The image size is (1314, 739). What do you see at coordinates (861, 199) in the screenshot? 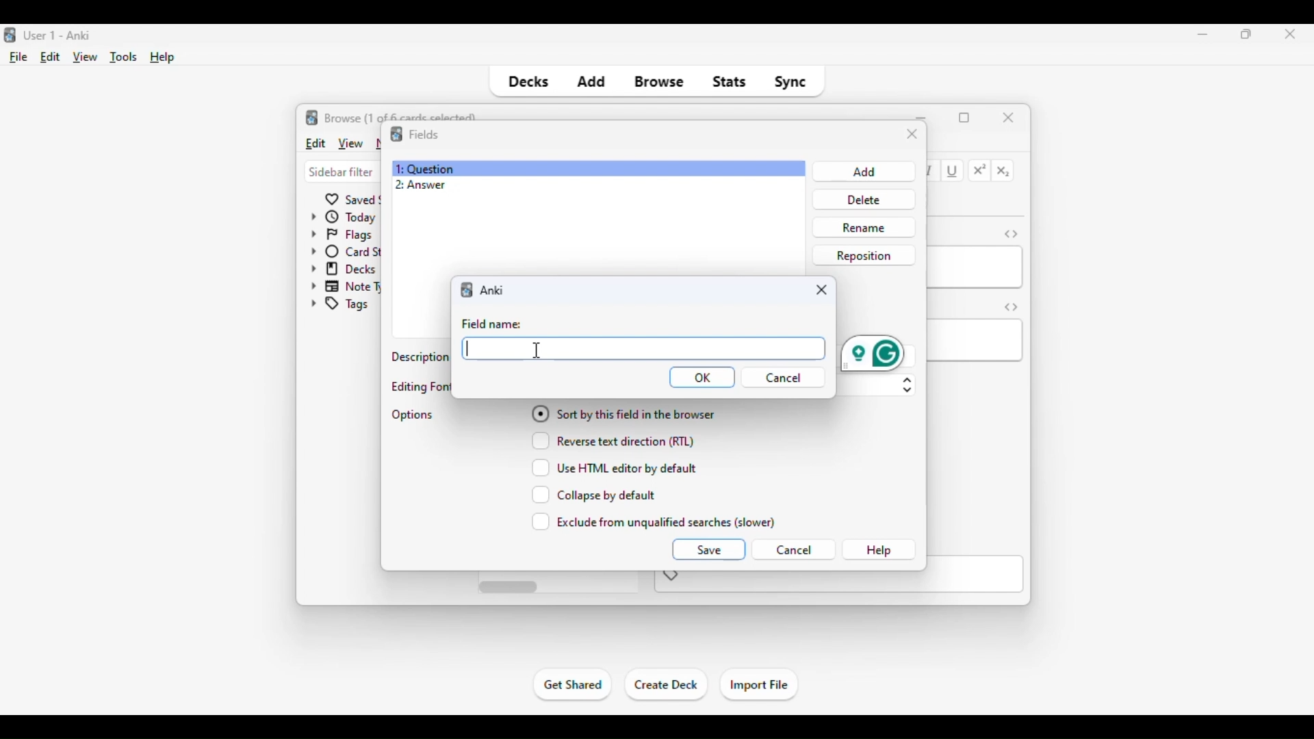
I see `delete` at bounding box center [861, 199].